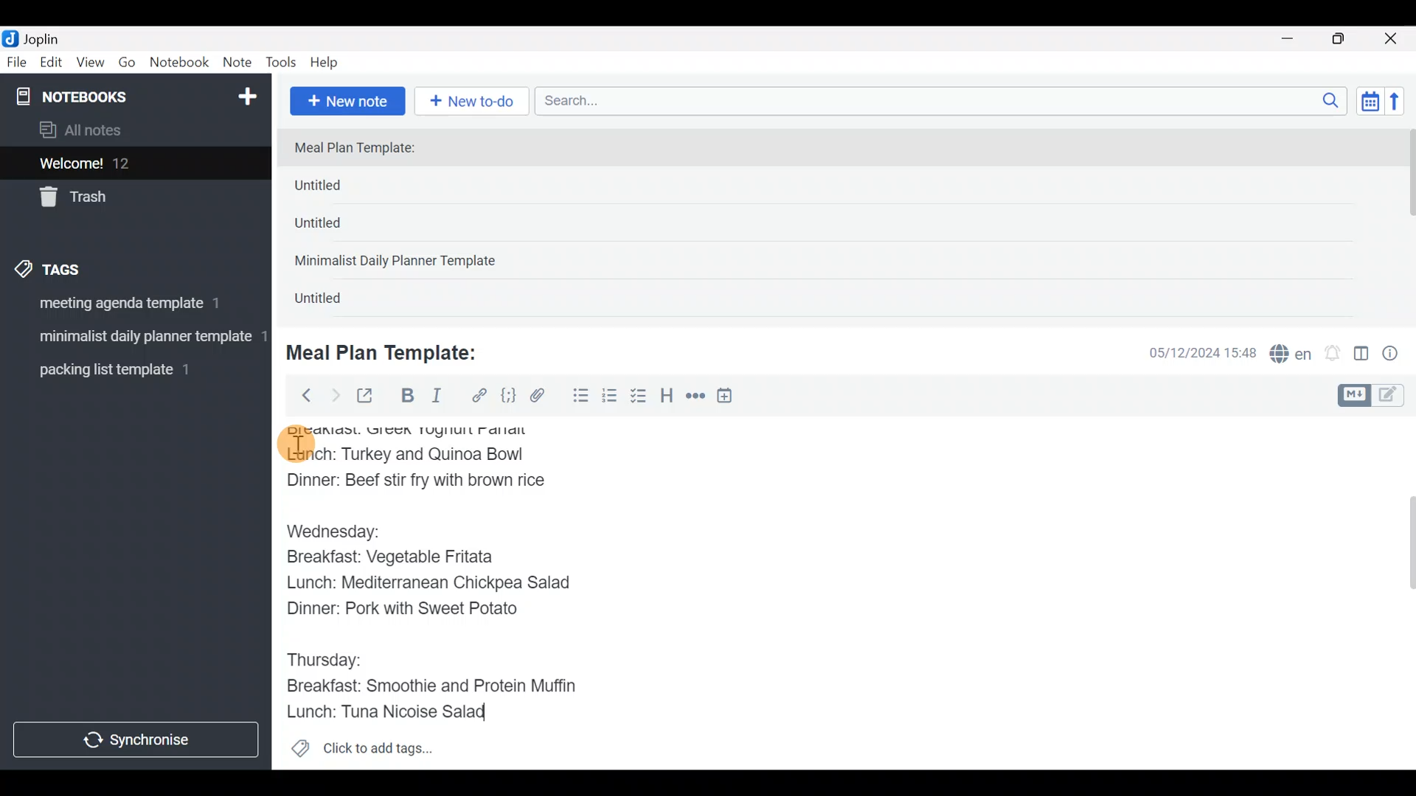 The image size is (1416, 796). I want to click on Note, so click(240, 63).